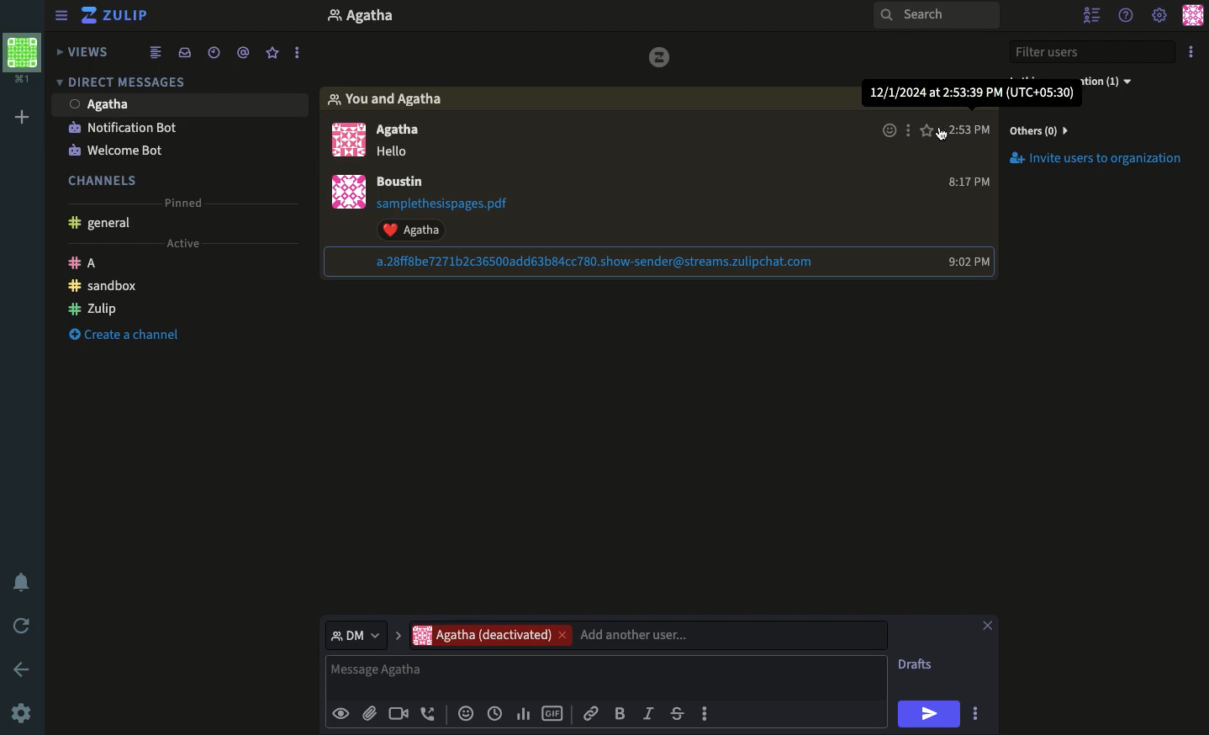 The width and height of the screenshot is (1209, 735). Describe the element at coordinates (25, 117) in the screenshot. I see `Add` at that location.